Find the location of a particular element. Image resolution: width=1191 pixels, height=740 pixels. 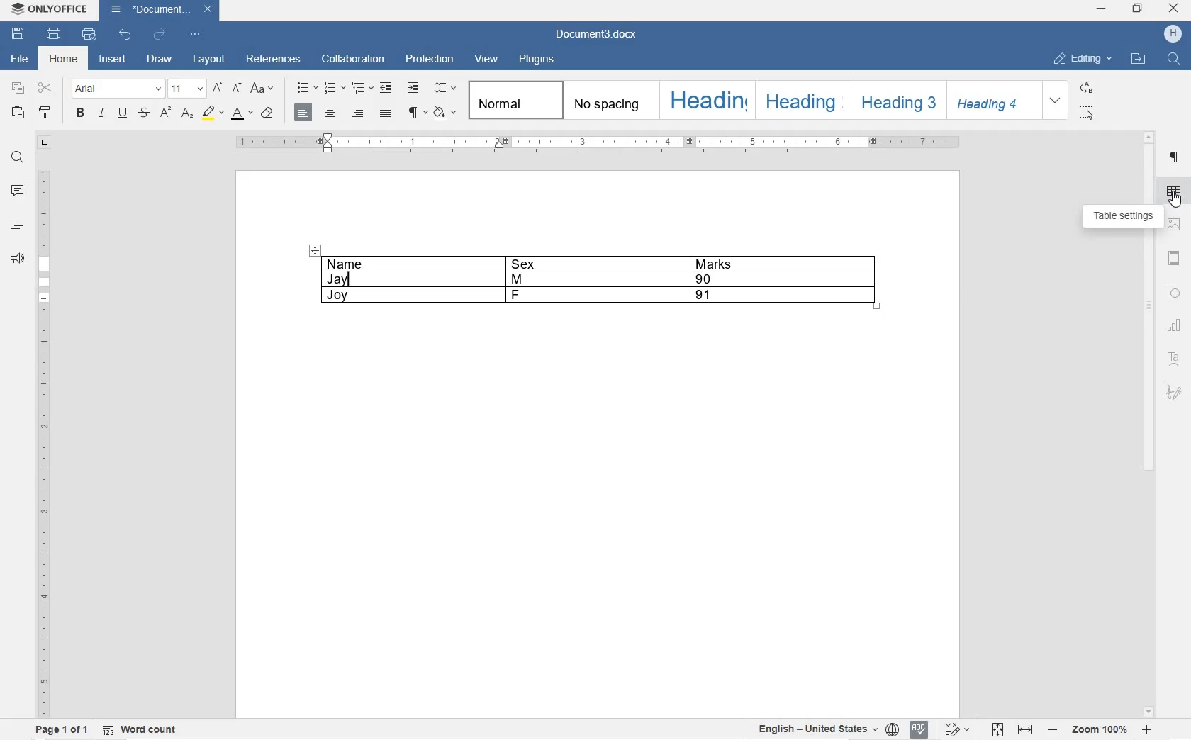

SHAPE is located at coordinates (1175, 293).